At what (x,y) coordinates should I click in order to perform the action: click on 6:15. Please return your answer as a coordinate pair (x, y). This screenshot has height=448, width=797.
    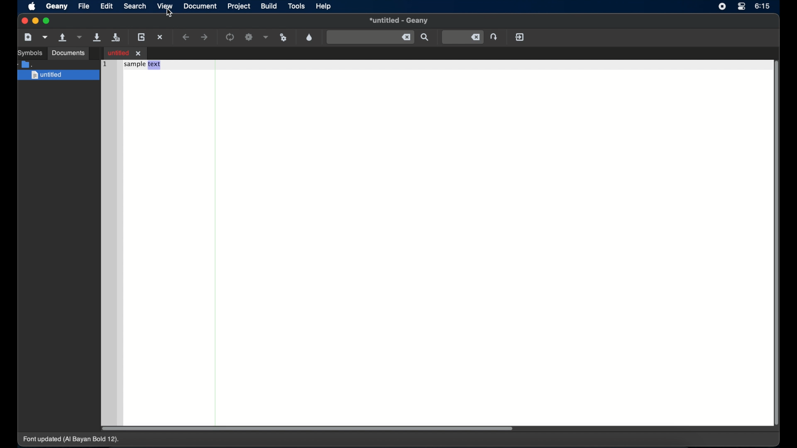
    Looking at the image, I should click on (763, 6).